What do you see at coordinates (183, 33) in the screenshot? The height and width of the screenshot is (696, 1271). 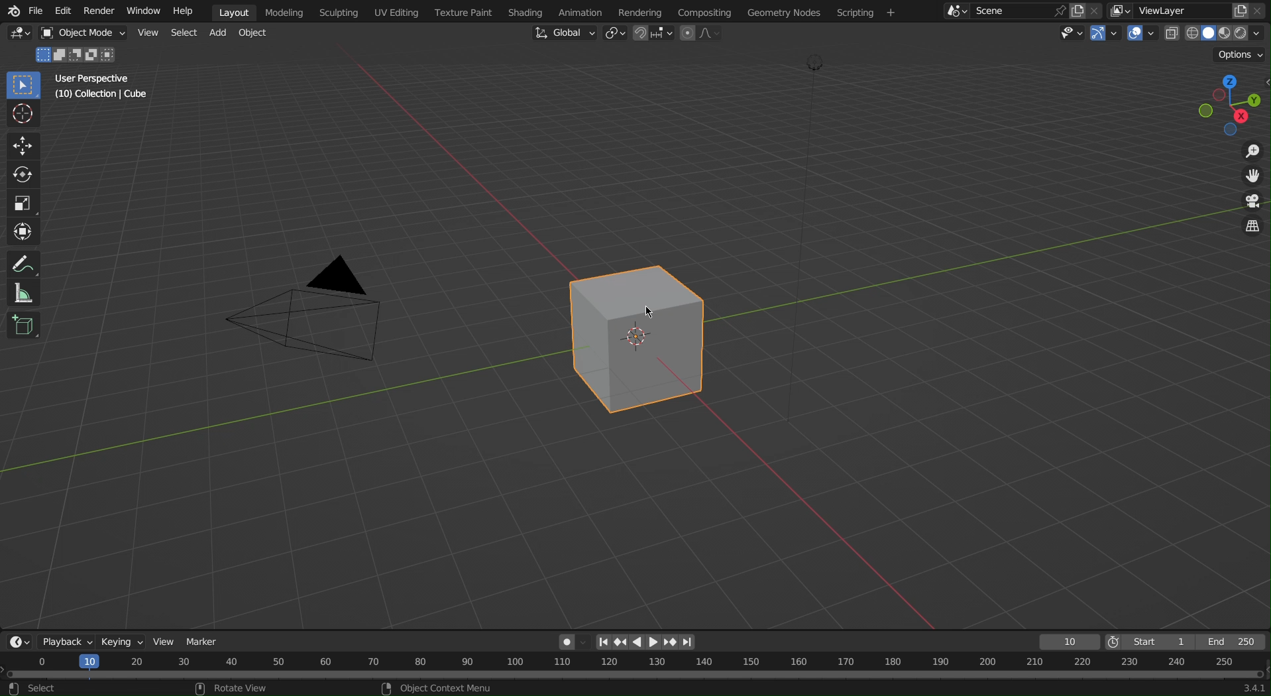 I see `Select` at bounding box center [183, 33].